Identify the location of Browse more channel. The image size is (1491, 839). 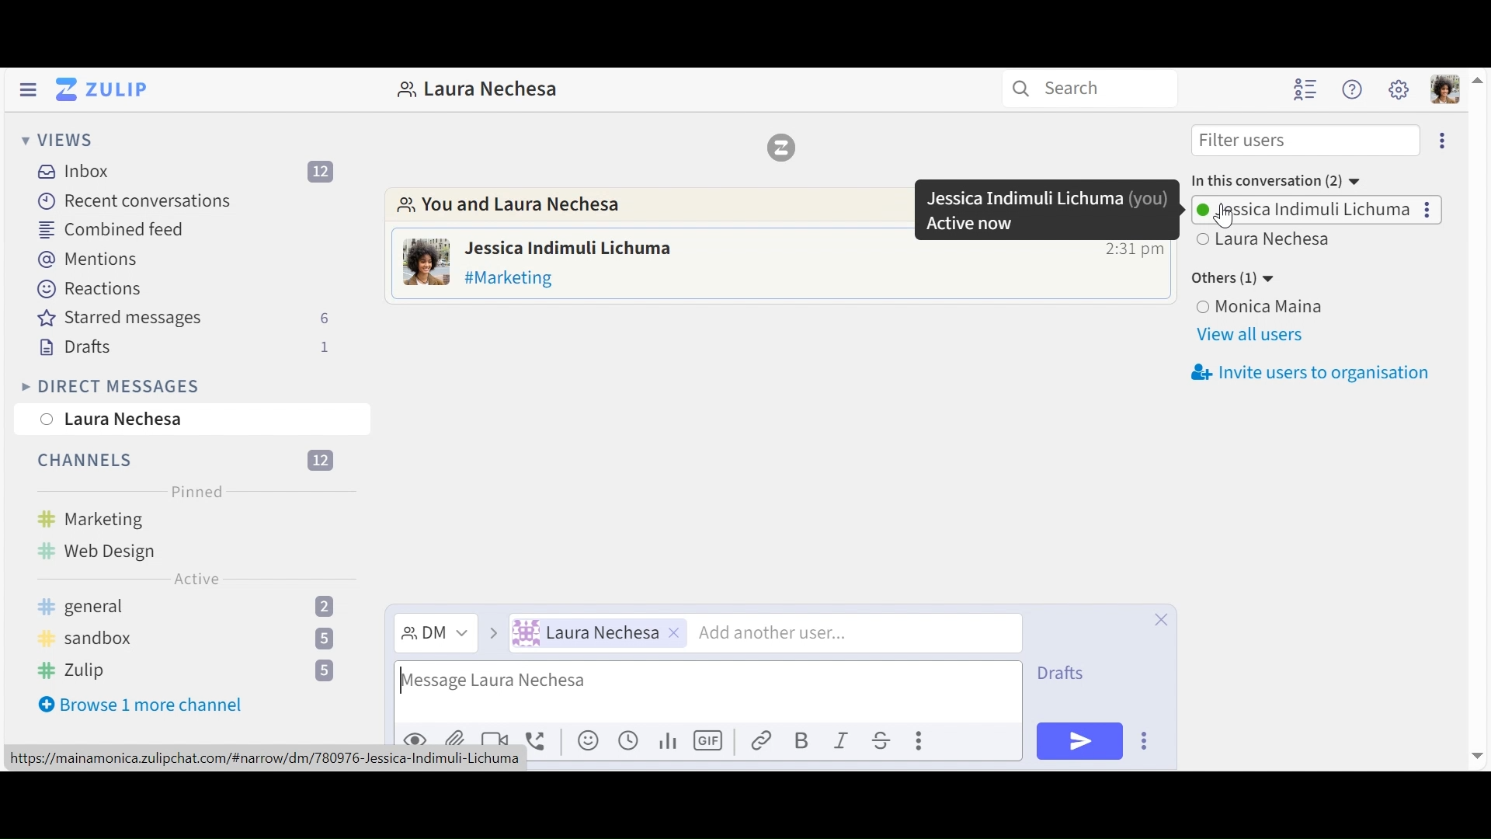
(142, 708).